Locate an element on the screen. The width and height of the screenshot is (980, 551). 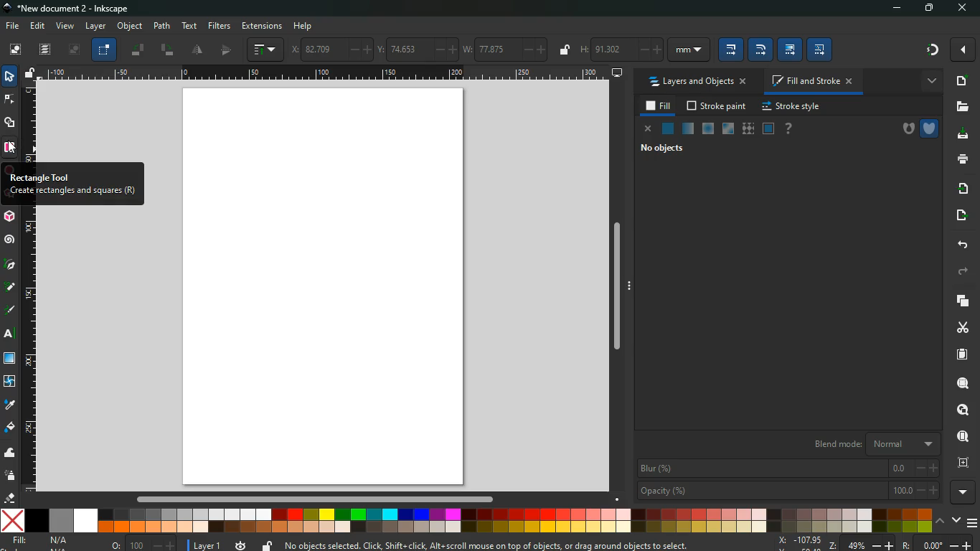
paper is located at coordinates (961, 354).